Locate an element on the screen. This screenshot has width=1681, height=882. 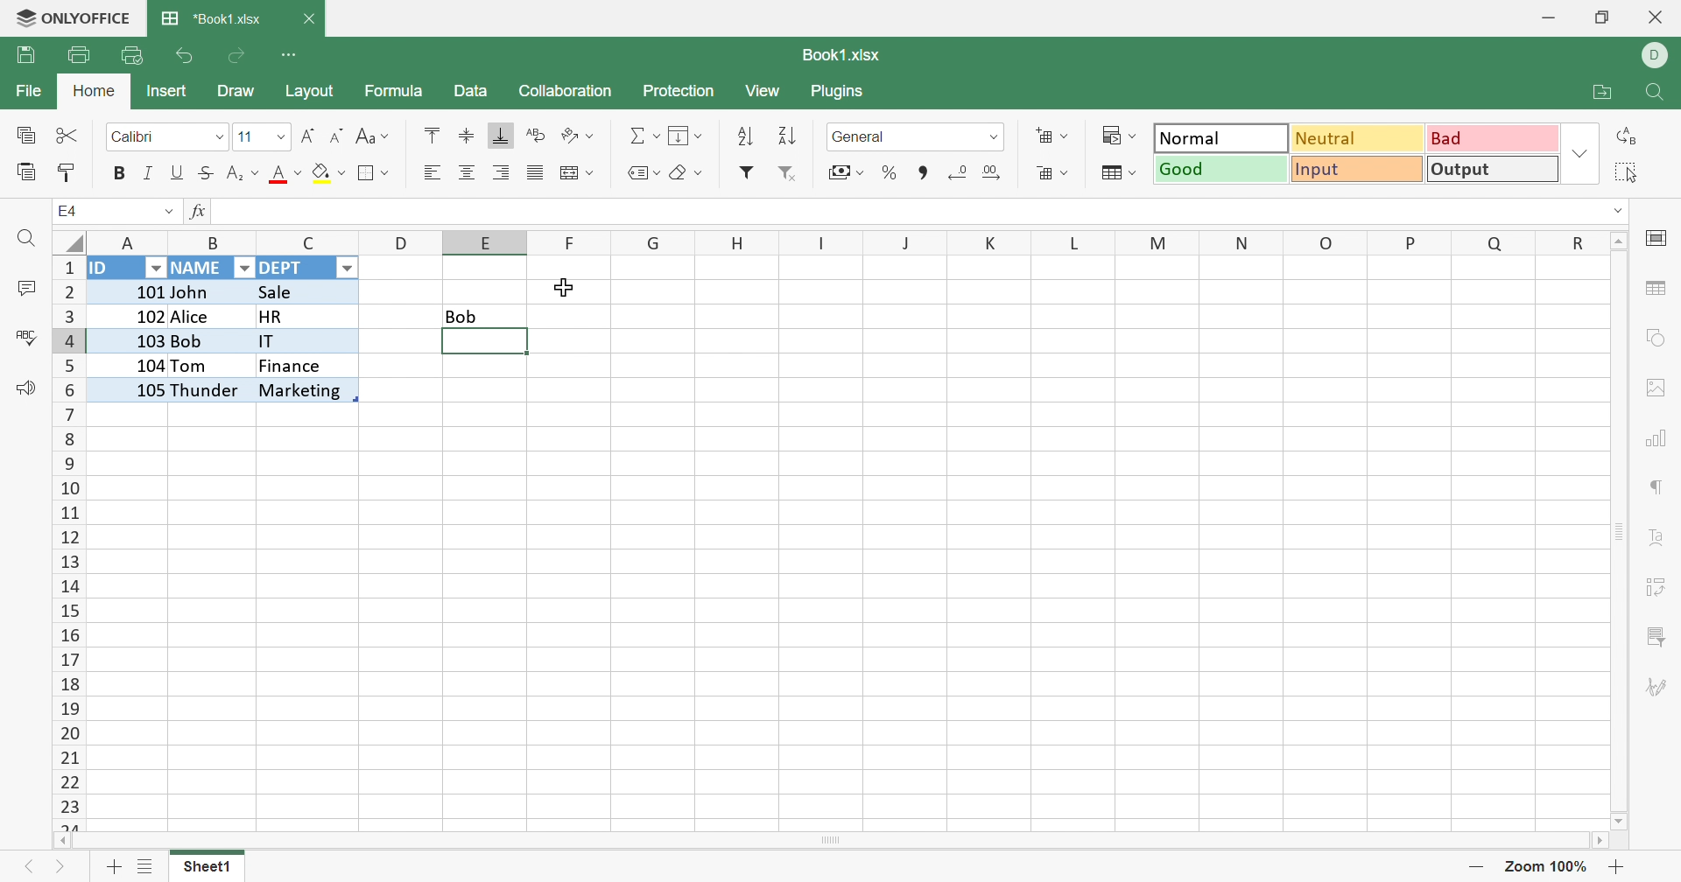
Percent is located at coordinates (890, 172).